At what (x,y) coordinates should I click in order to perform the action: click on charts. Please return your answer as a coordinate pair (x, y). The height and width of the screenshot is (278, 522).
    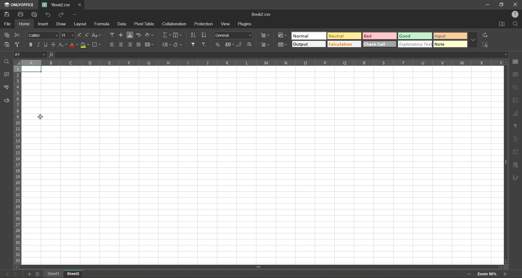
    Looking at the image, I should click on (516, 114).